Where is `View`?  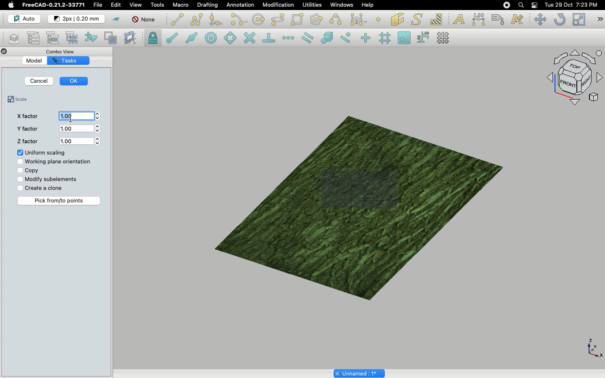
View is located at coordinates (134, 5).